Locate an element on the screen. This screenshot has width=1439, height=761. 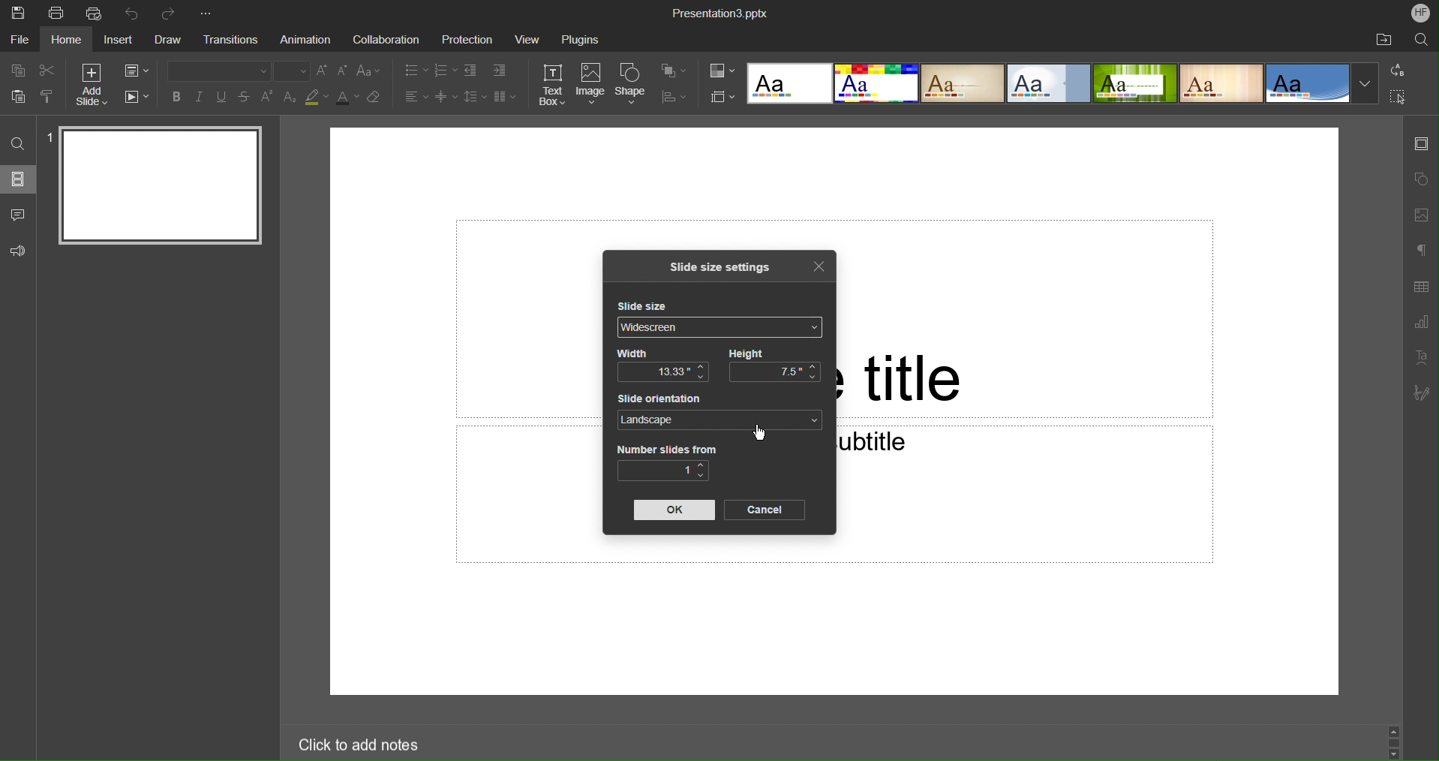
Home is located at coordinates (68, 41).